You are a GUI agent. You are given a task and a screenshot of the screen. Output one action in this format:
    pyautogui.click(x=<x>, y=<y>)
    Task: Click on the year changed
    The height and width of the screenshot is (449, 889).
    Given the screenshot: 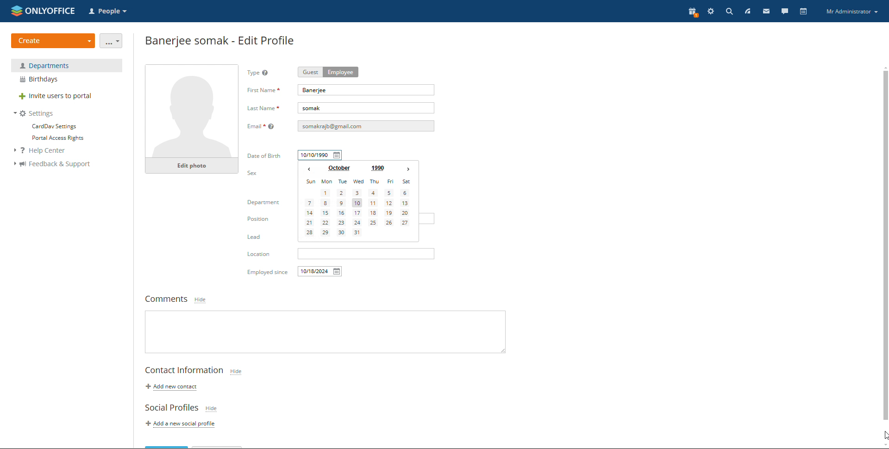 What is the action you would take?
    pyautogui.click(x=378, y=168)
    